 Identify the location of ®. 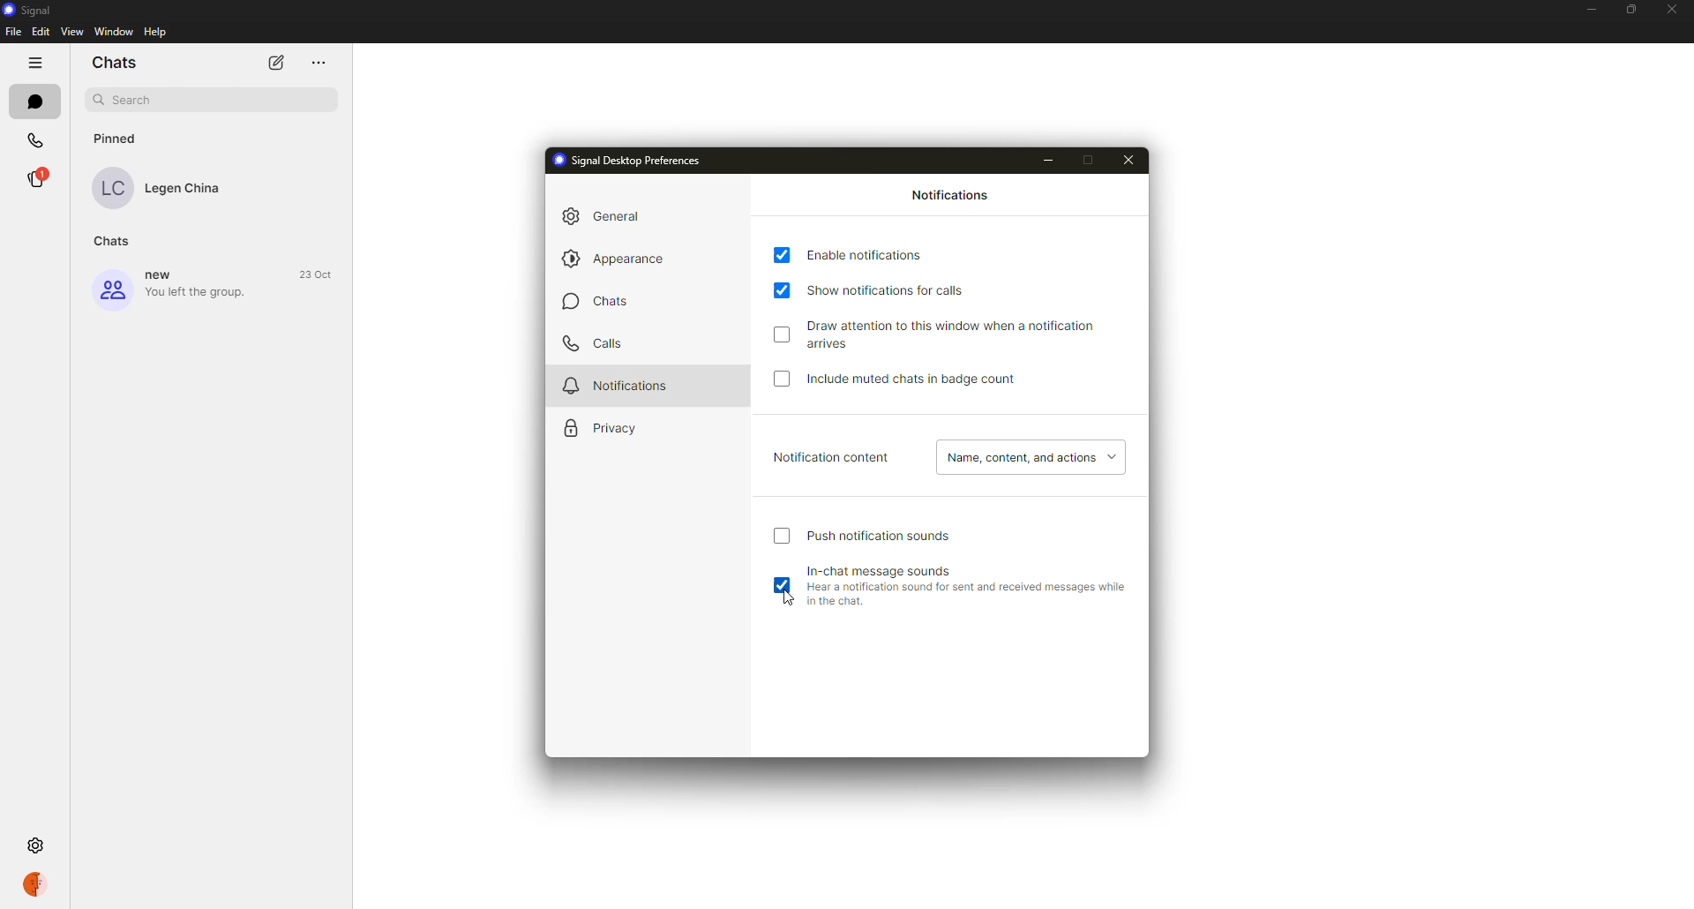
(35, 178).